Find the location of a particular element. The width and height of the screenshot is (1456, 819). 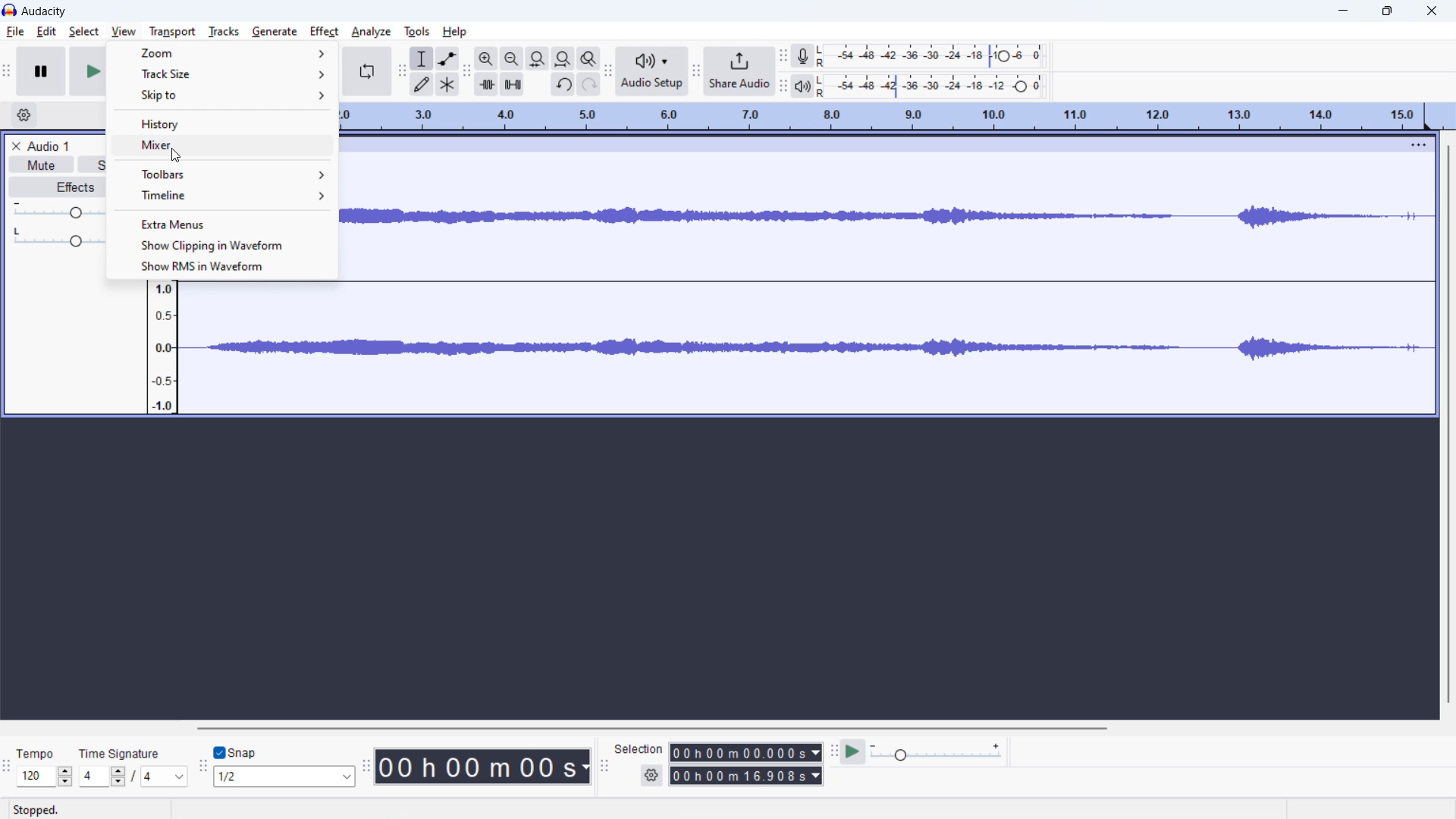

share audio toolbar is located at coordinates (695, 71).